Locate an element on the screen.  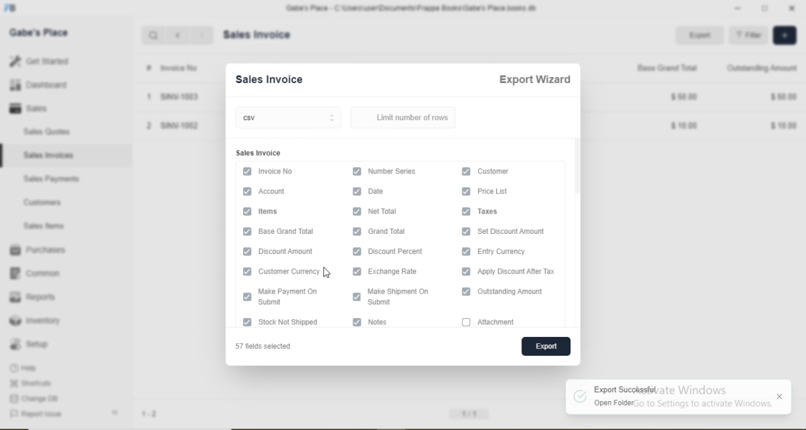
checkbox is located at coordinates (358, 172).